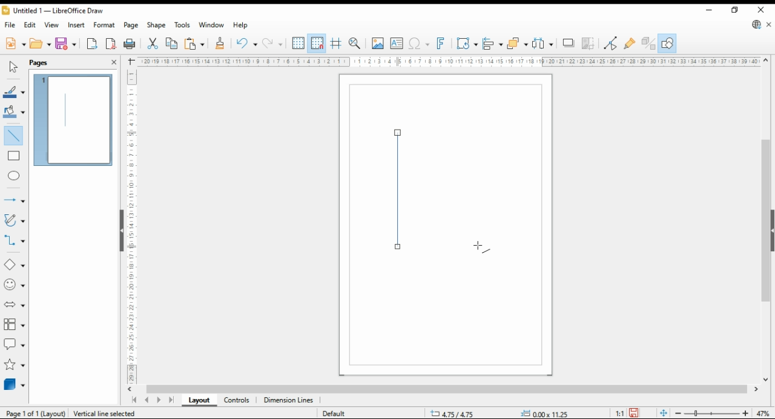  What do you see at coordinates (10, 25) in the screenshot?
I see `file` at bounding box center [10, 25].